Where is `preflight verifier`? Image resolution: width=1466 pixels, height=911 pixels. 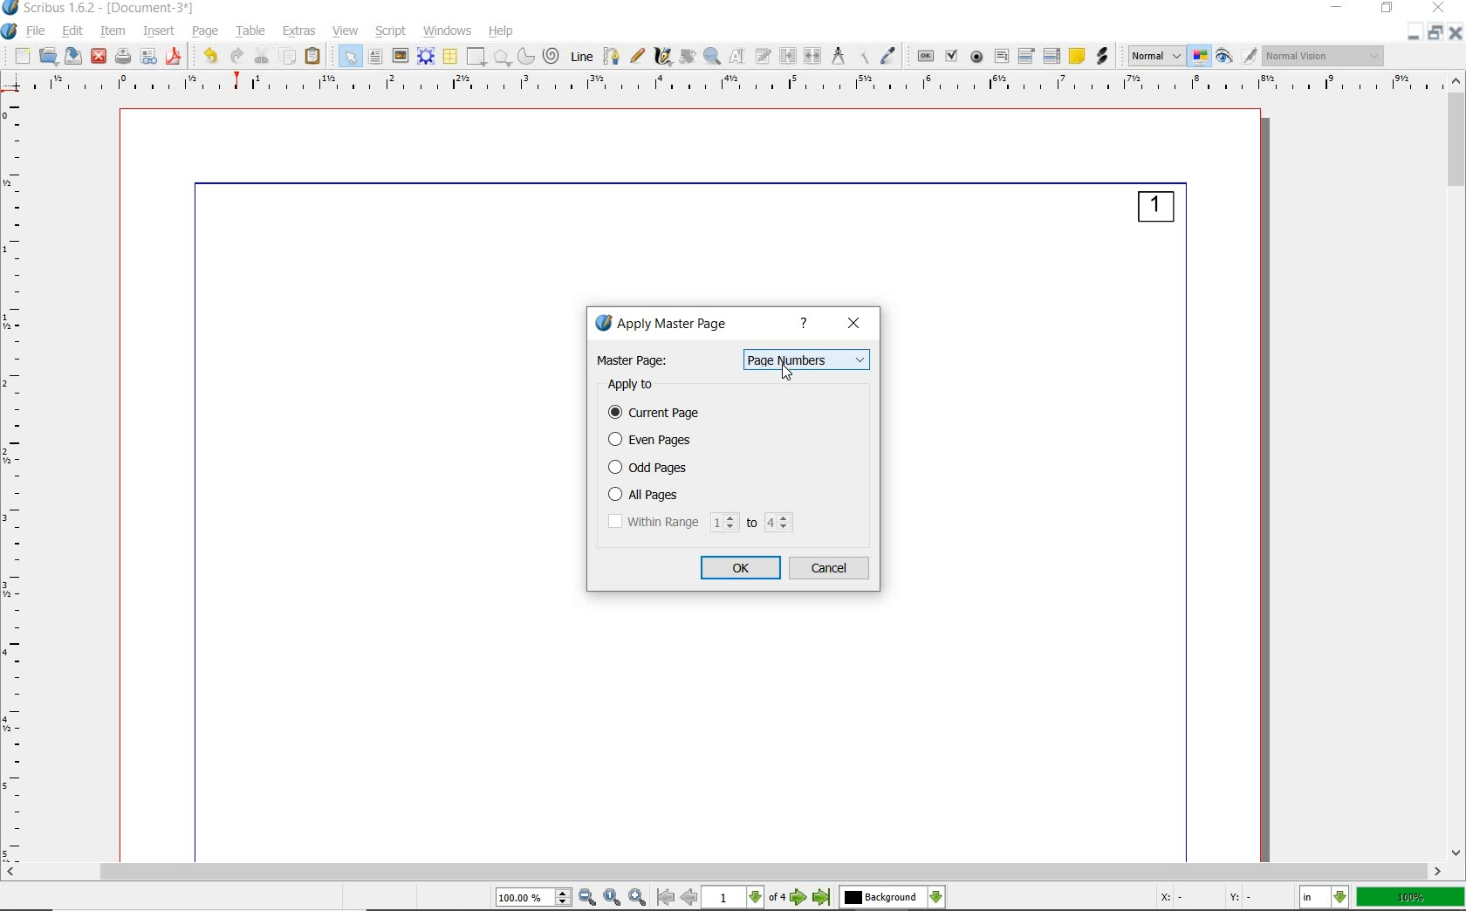
preflight verifier is located at coordinates (150, 57).